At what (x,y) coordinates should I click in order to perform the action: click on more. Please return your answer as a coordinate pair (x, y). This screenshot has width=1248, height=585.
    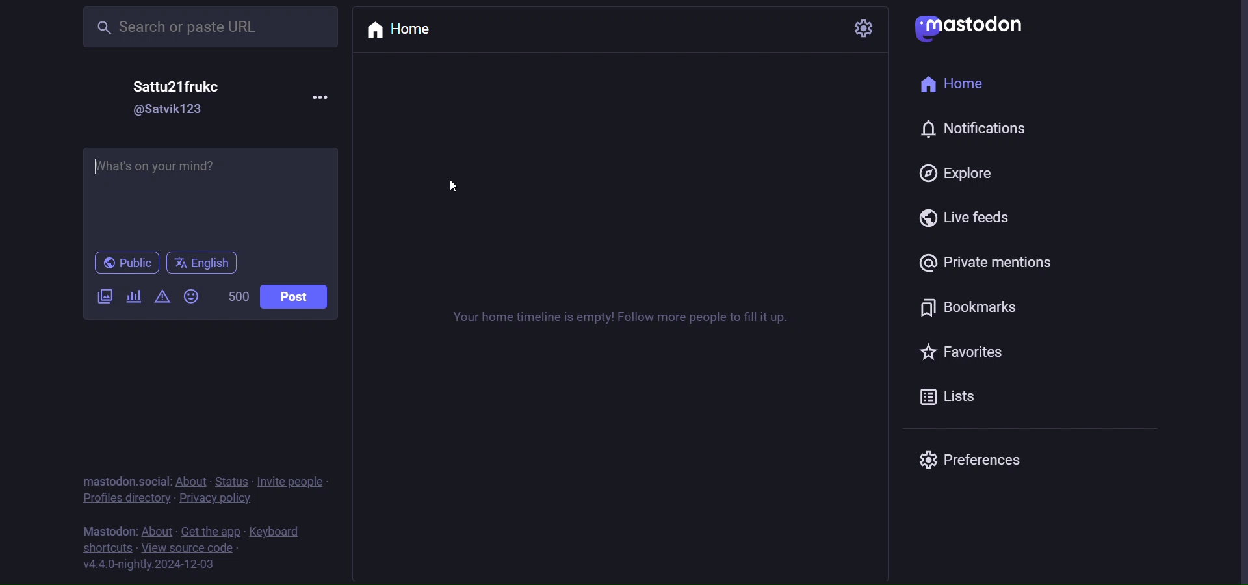
    Looking at the image, I should click on (328, 97).